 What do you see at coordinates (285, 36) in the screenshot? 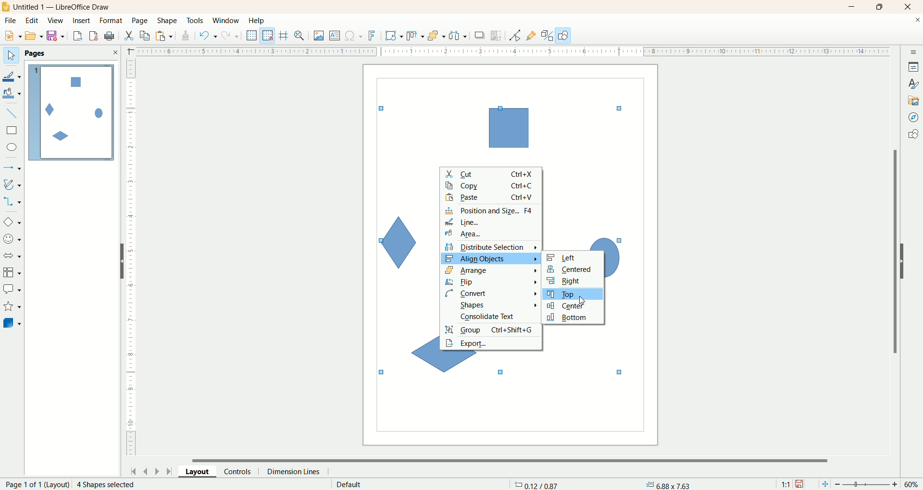
I see `helplines` at bounding box center [285, 36].